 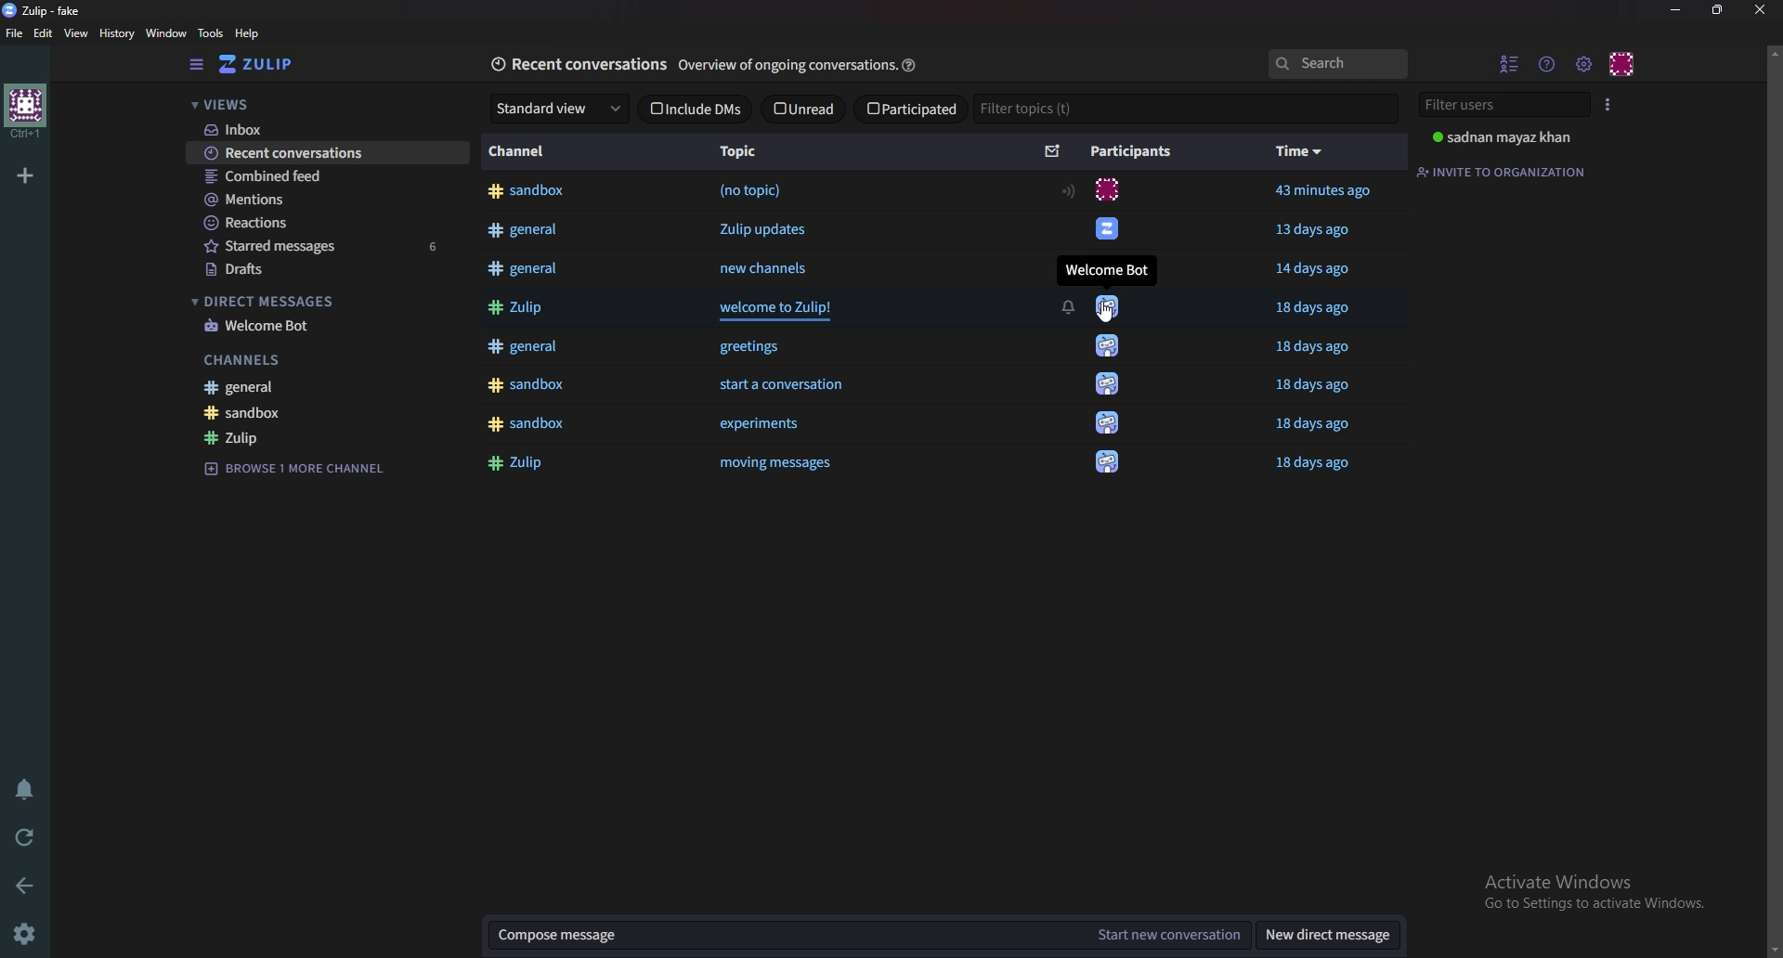 What do you see at coordinates (1546, 65) in the screenshot?
I see `help menu` at bounding box center [1546, 65].